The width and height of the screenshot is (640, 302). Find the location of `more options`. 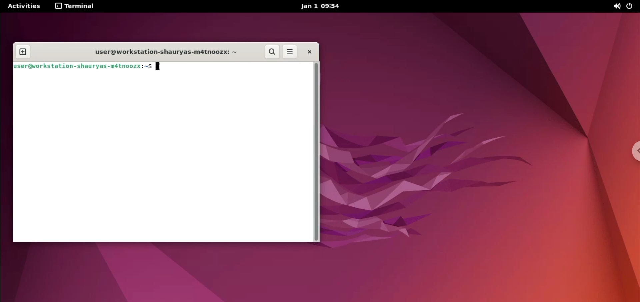

more options is located at coordinates (290, 52).